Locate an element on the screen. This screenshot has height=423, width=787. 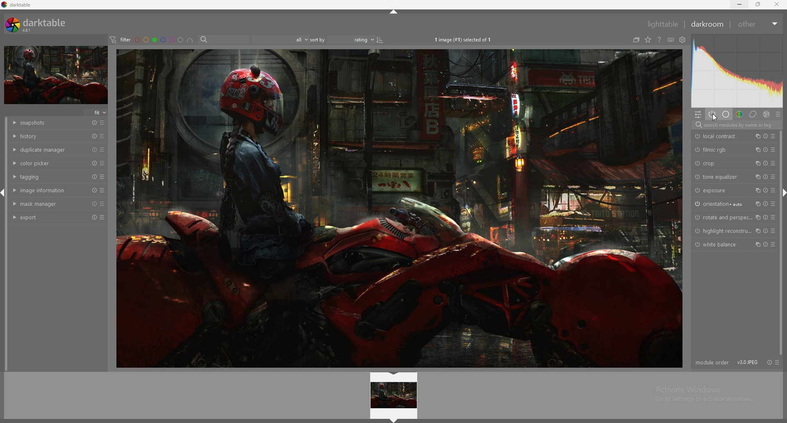
resize is located at coordinates (760, 4).